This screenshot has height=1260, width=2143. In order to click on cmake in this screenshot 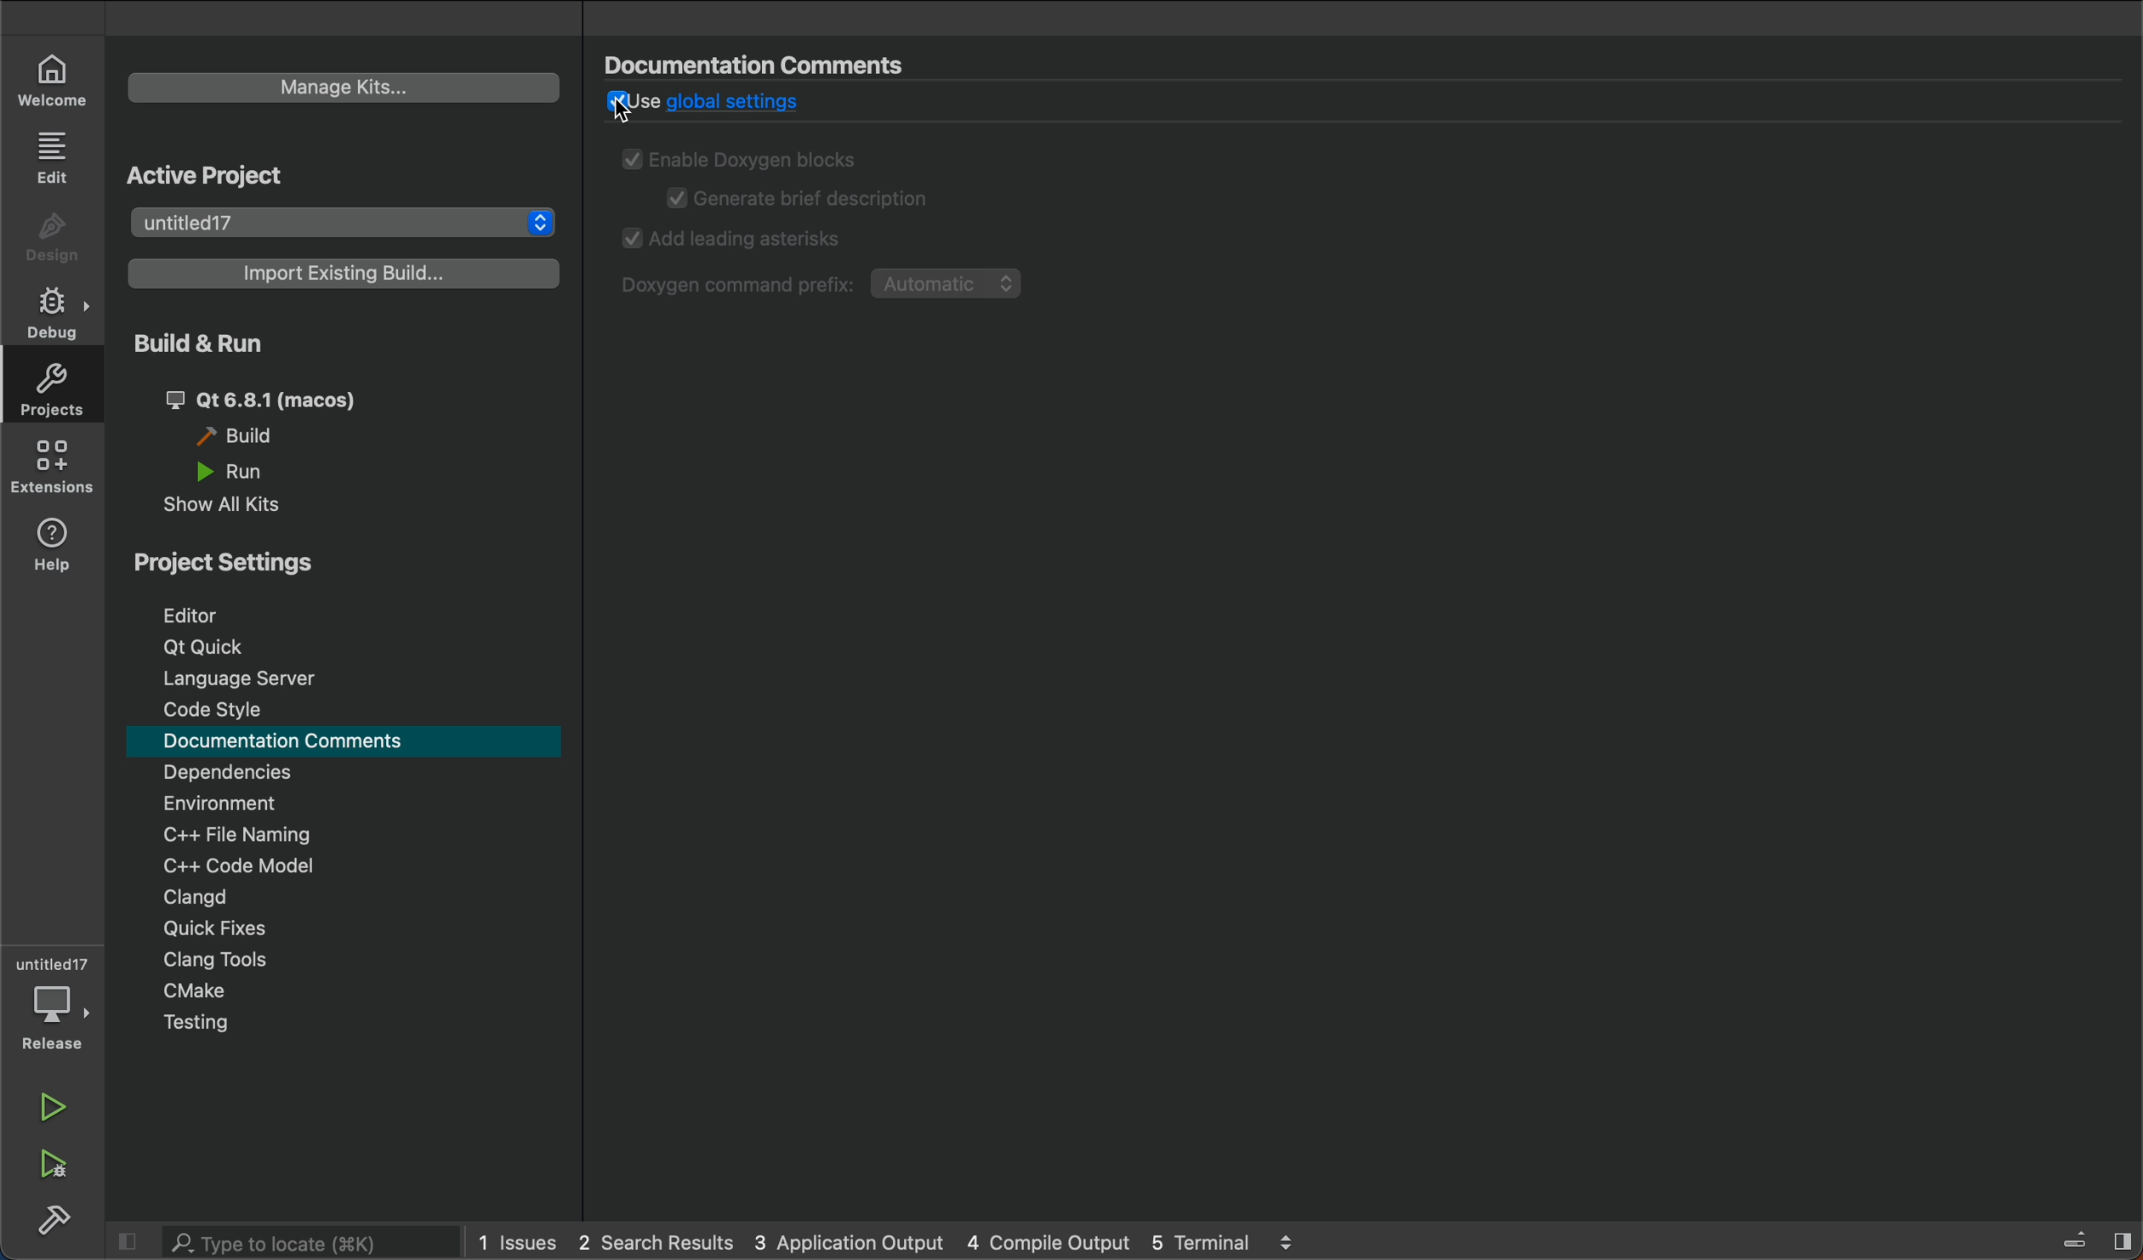, I will do `click(193, 987)`.